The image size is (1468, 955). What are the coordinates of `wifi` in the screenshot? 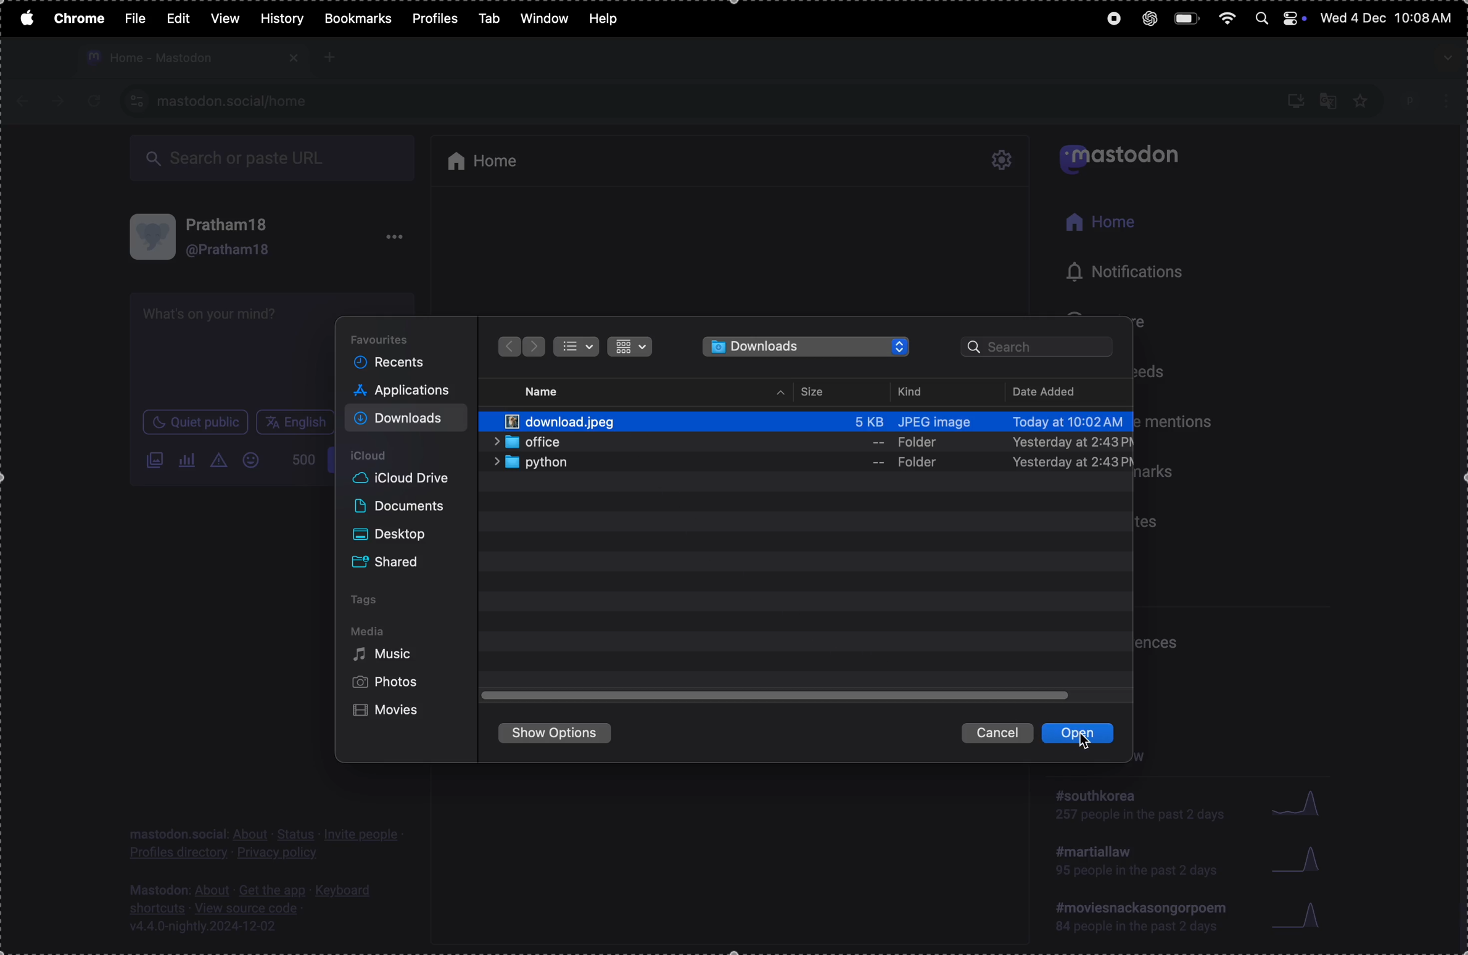 It's located at (1225, 18).